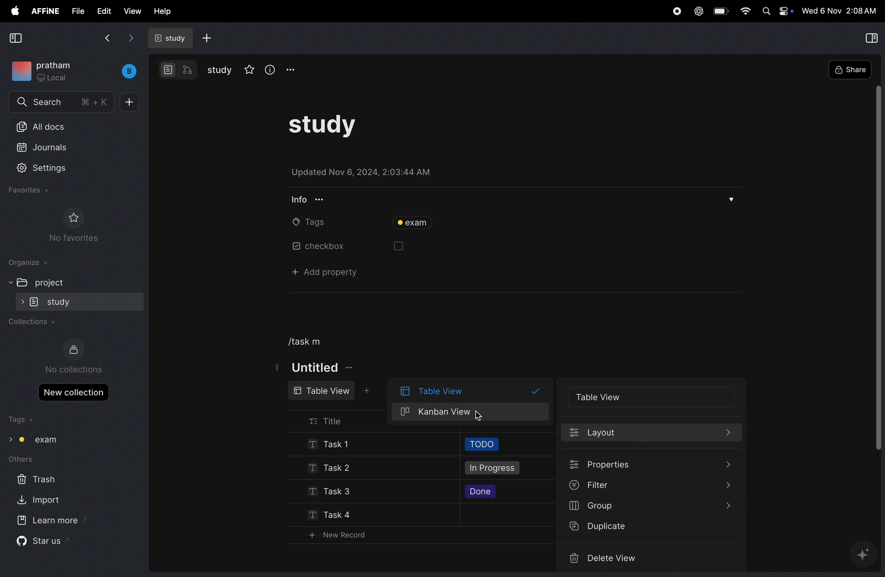  I want to click on edit, so click(105, 11).